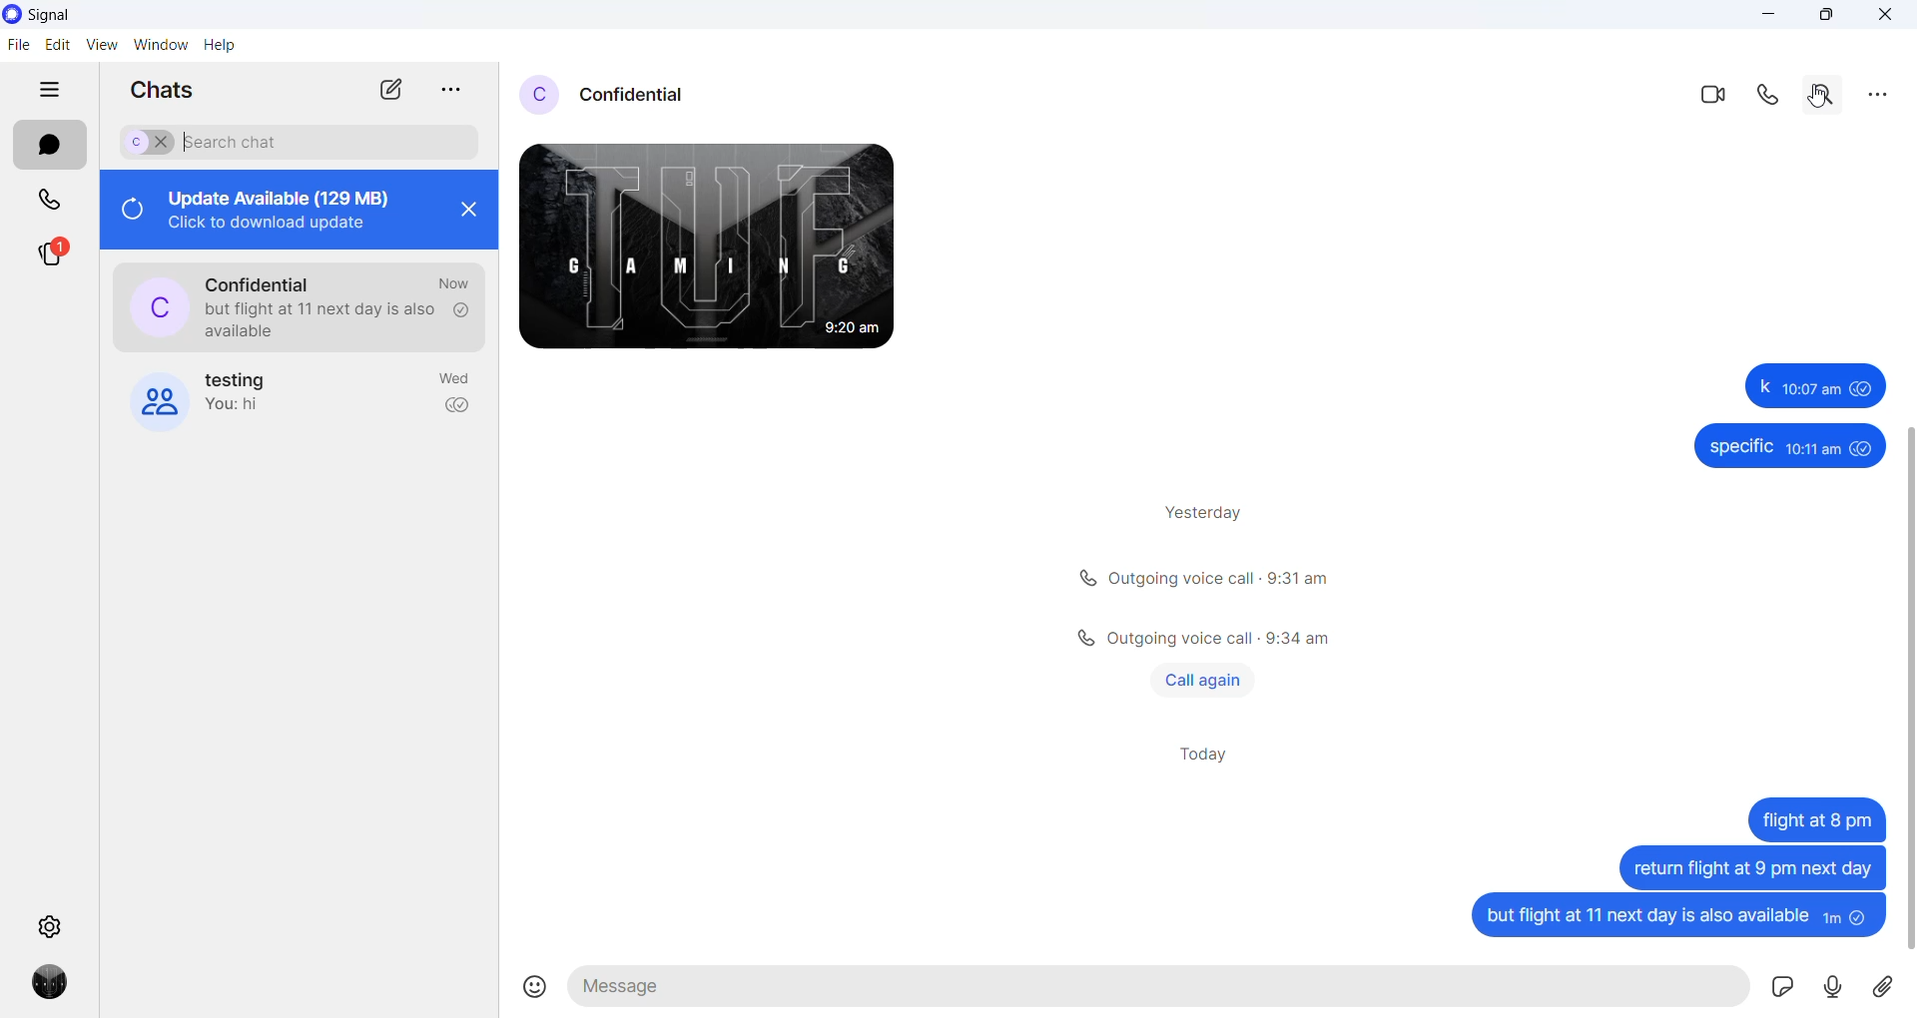  What do you see at coordinates (158, 399) in the screenshot?
I see `group cover photo` at bounding box center [158, 399].